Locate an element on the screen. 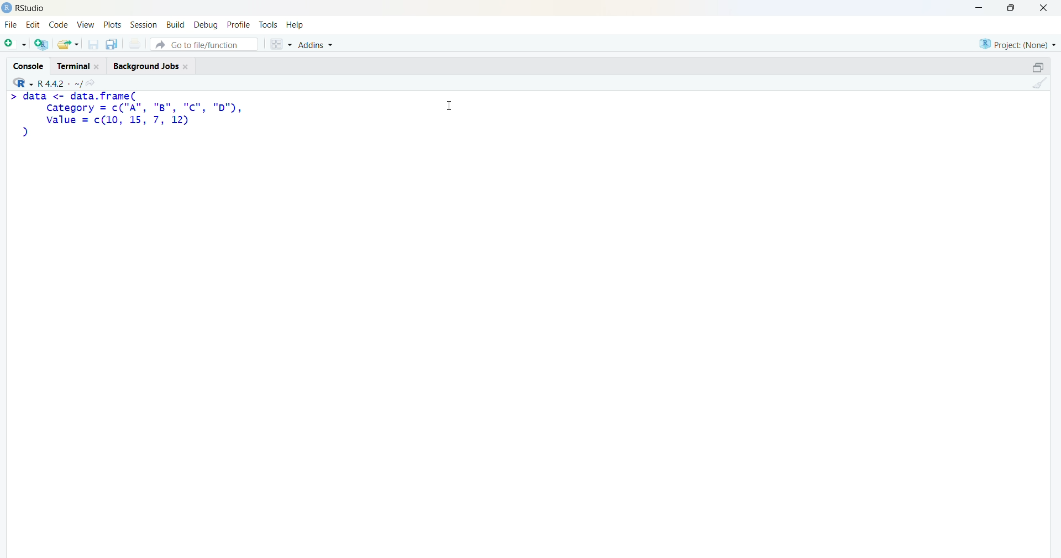 The image size is (1061, 558). Session is located at coordinates (144, 25).